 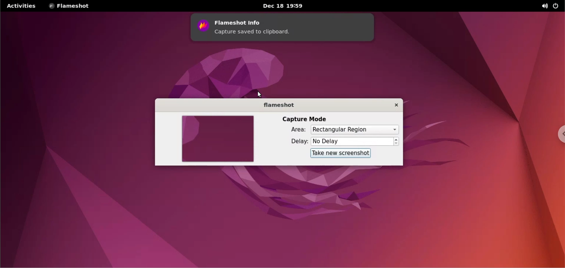 I want to click on delay options, so click(x=352, y=141).